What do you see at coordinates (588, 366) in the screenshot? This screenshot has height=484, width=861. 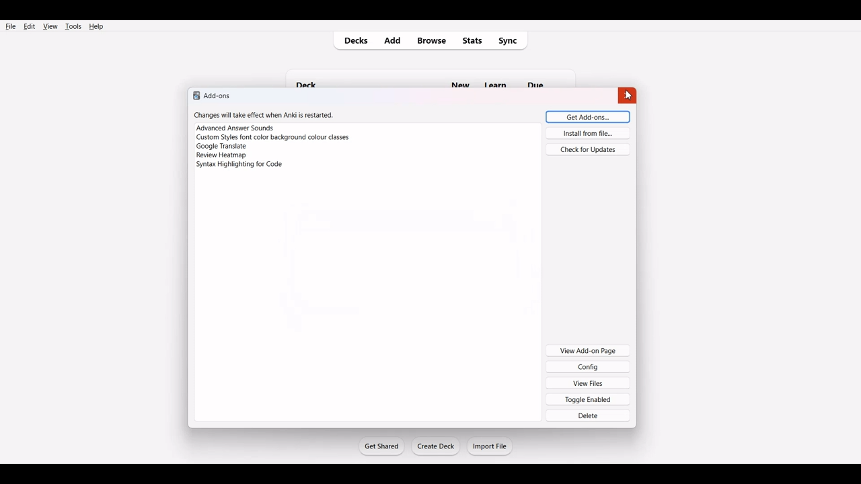 I see `Config` at bounding box center [588, 366].